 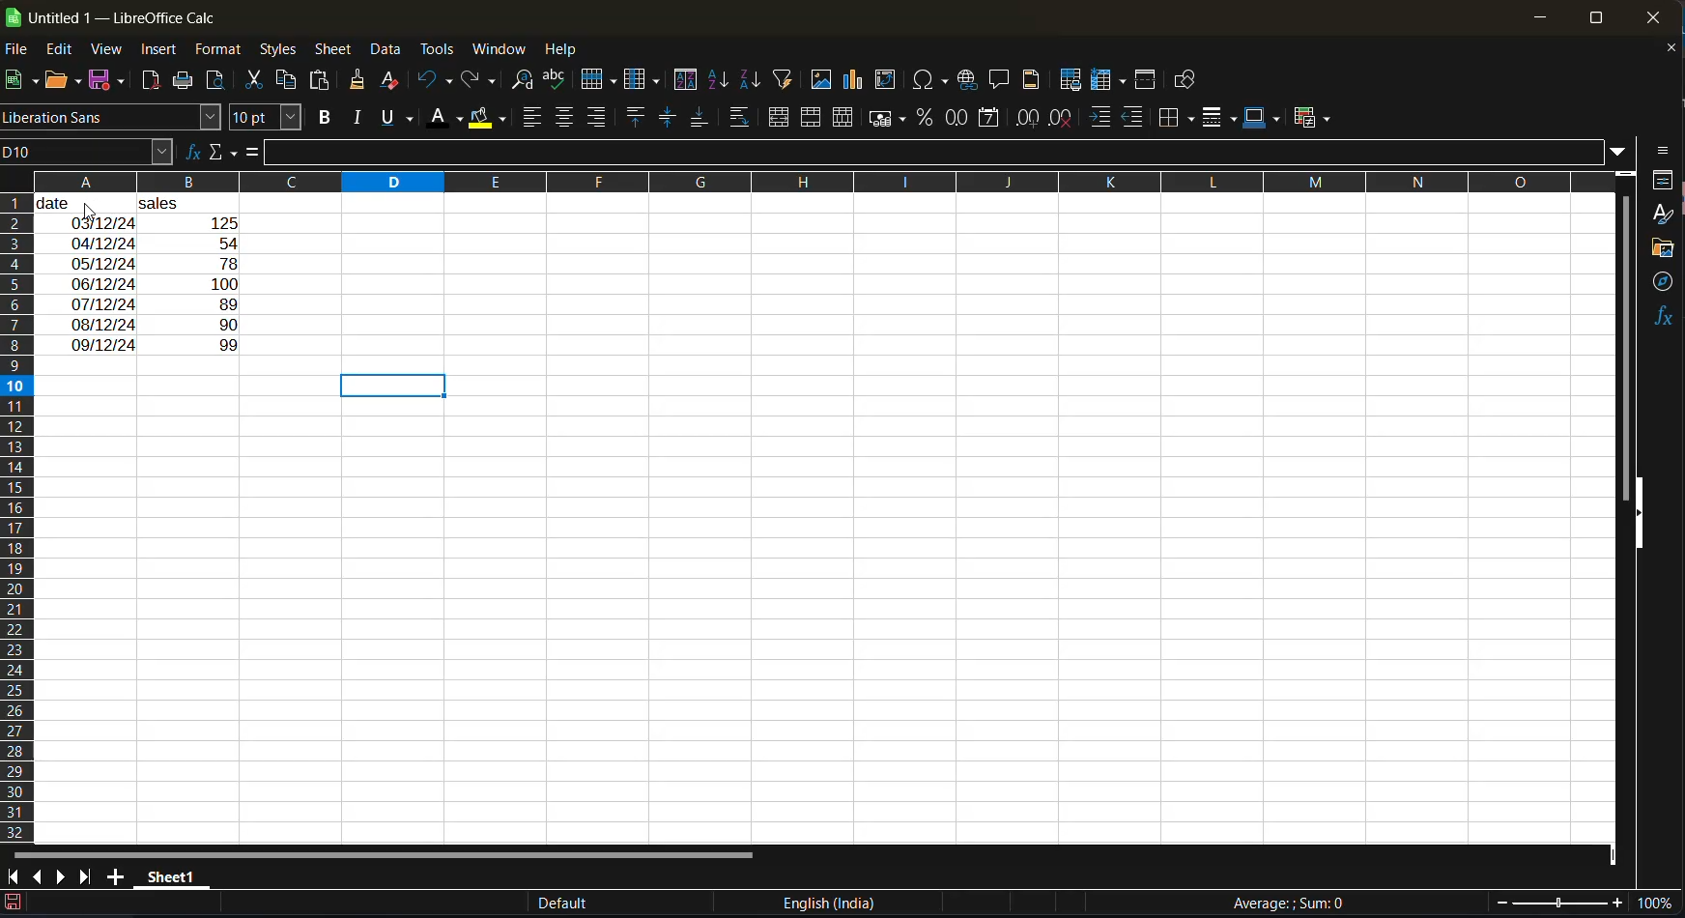 I want to click on file, so click(x=19, y=50).